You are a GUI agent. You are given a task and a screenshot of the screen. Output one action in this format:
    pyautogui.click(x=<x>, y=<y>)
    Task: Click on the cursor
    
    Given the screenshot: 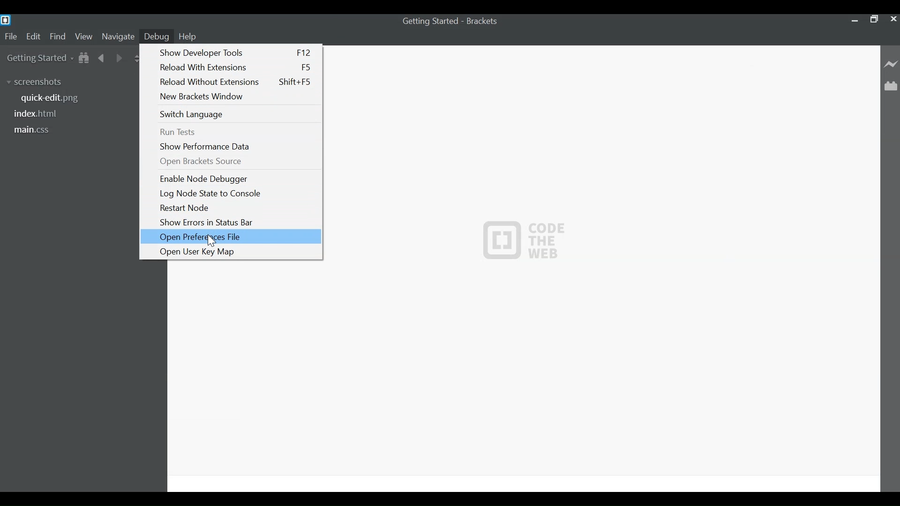 What is the action you would take?
    pyautogui.click(x=208, y=240)
    